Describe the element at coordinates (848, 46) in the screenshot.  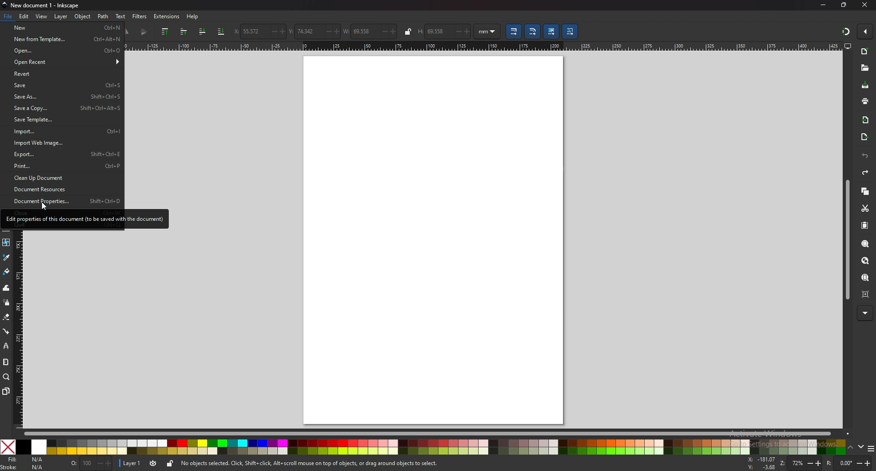
I see `display options` at that location.